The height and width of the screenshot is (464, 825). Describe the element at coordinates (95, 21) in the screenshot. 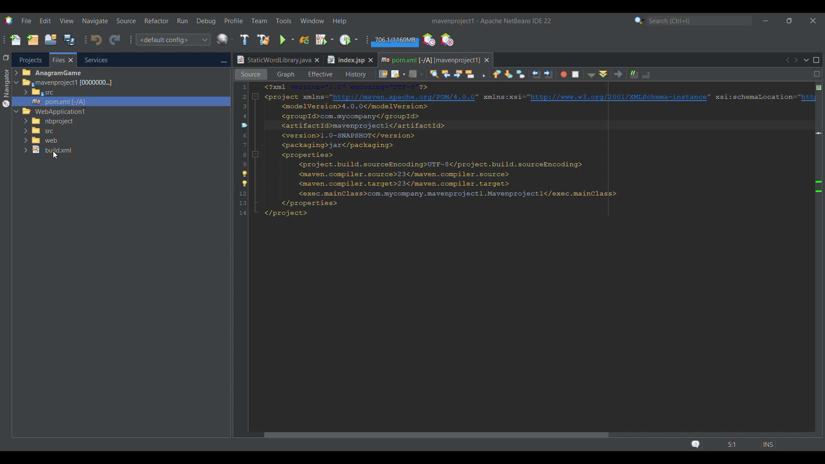

I see `Navigate menu` at that location.